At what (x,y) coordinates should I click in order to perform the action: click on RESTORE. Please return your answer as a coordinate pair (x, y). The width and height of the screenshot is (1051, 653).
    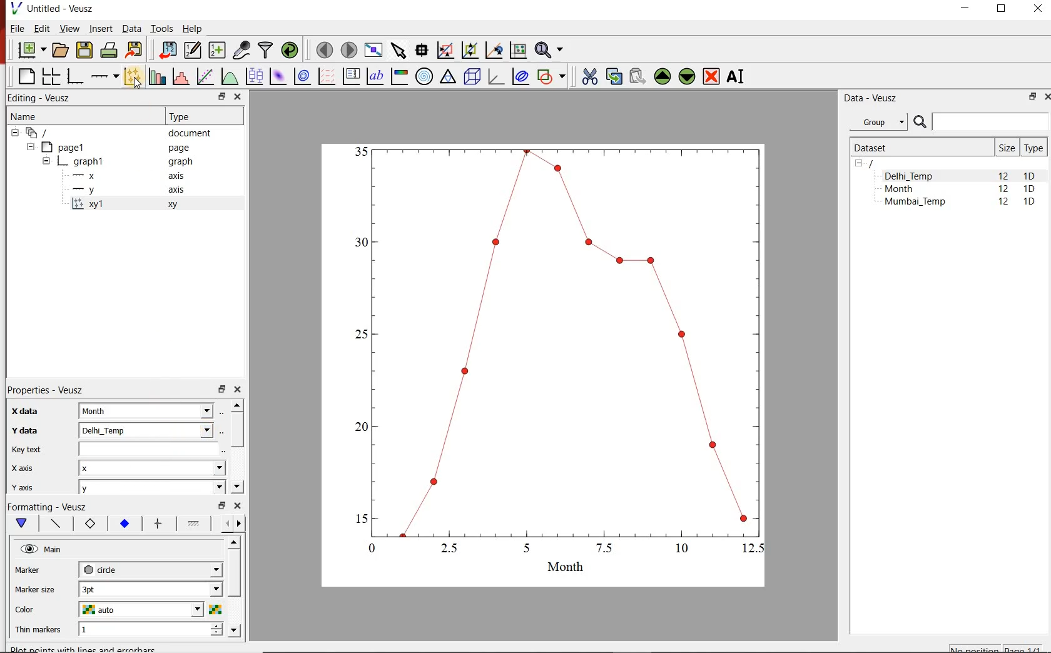
    Looking at the image, I should click on (1002, 9).